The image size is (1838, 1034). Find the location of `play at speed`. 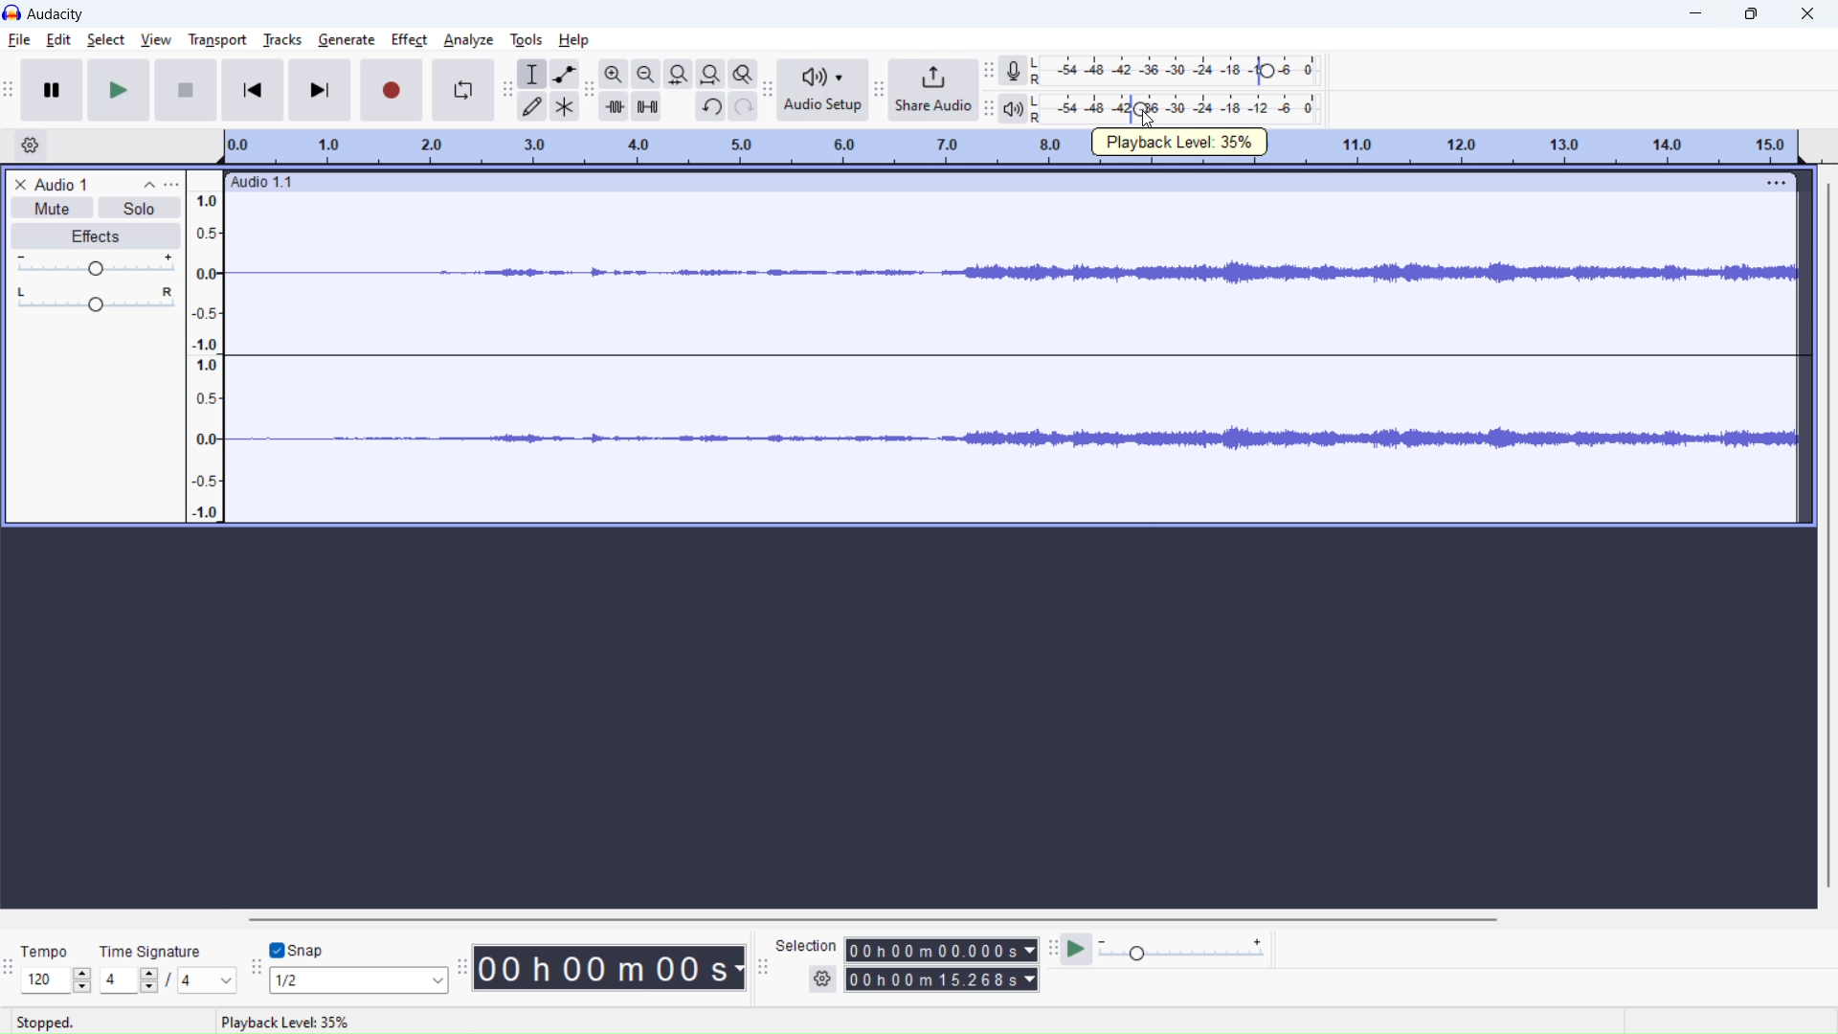

play at speed is located at coordinates (1077, 950).